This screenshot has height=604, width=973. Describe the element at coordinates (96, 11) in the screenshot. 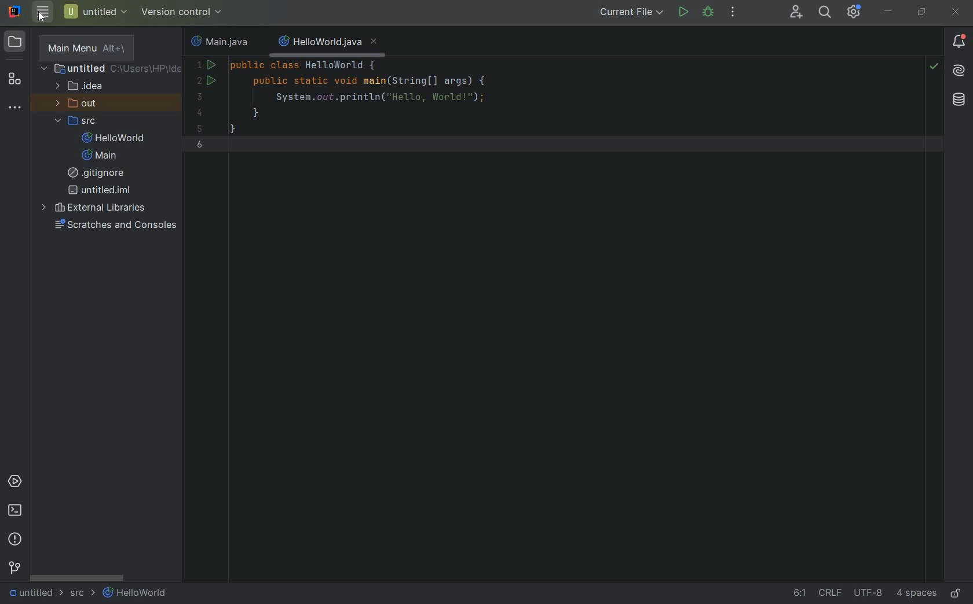

I see `UNTITLED (project name)` at that location.